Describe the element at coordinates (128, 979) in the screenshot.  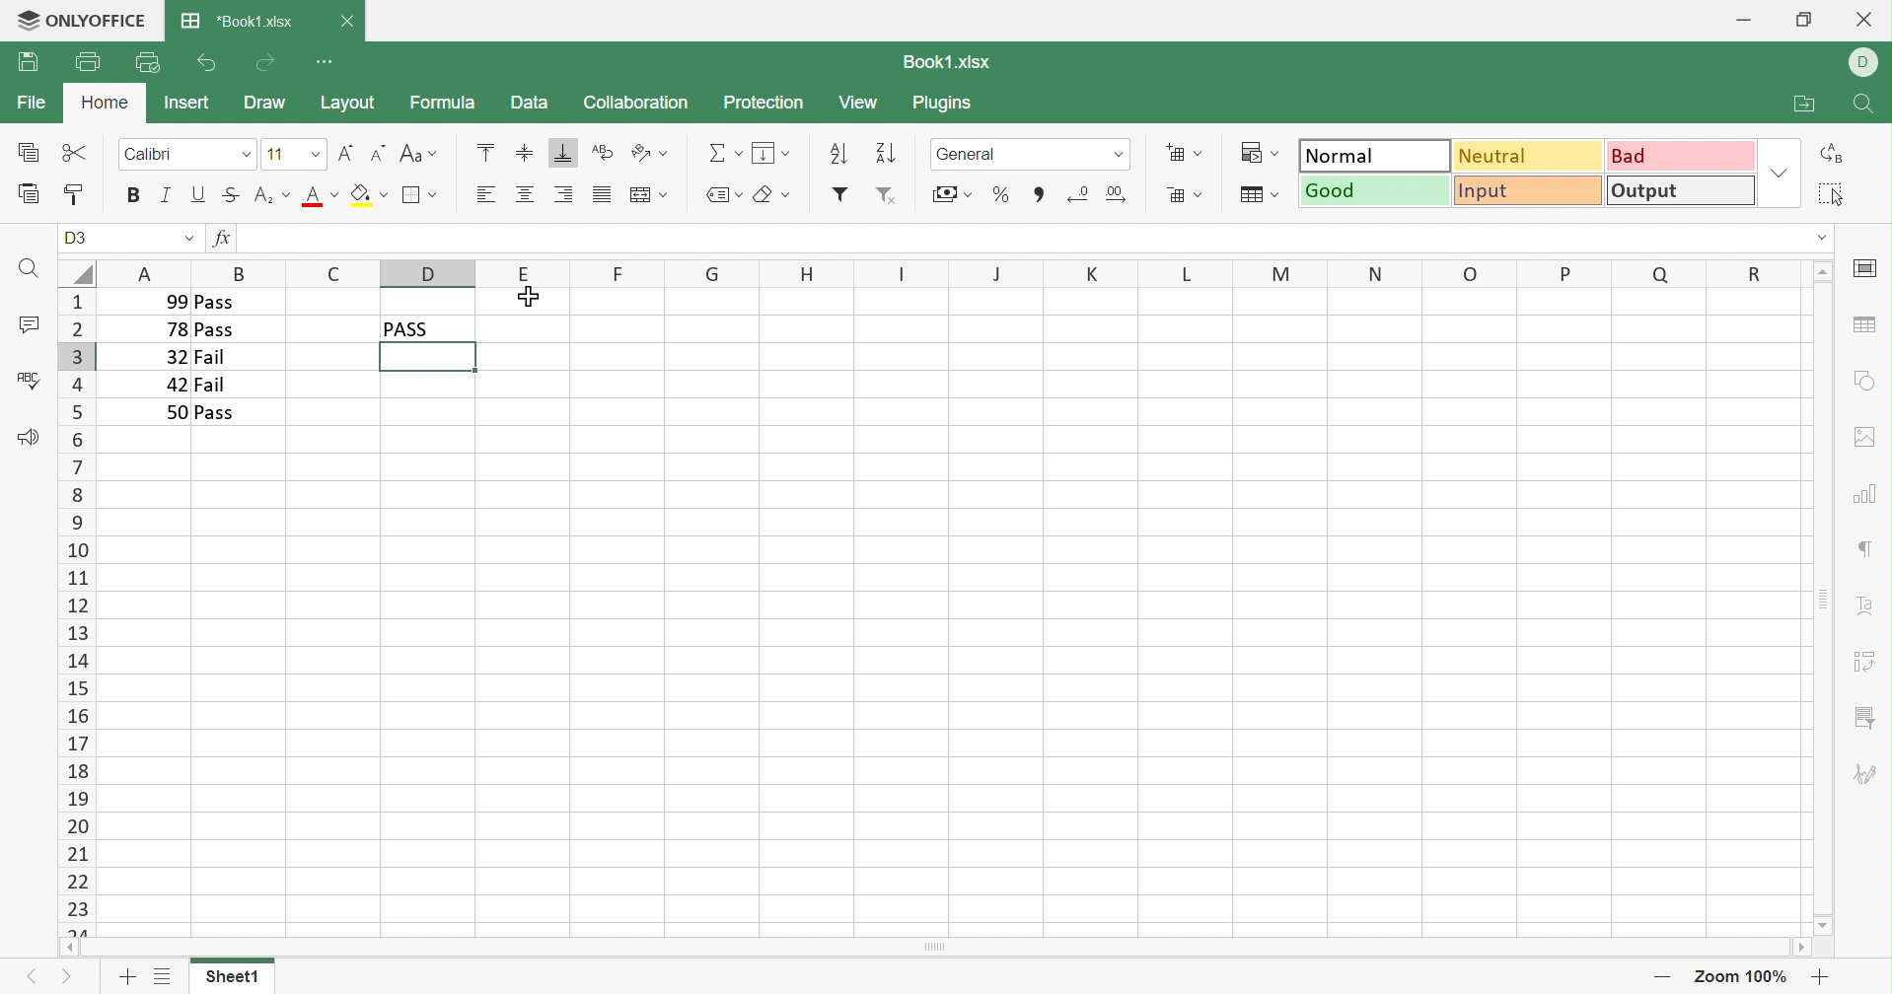
I see `Add sheet` at that location.